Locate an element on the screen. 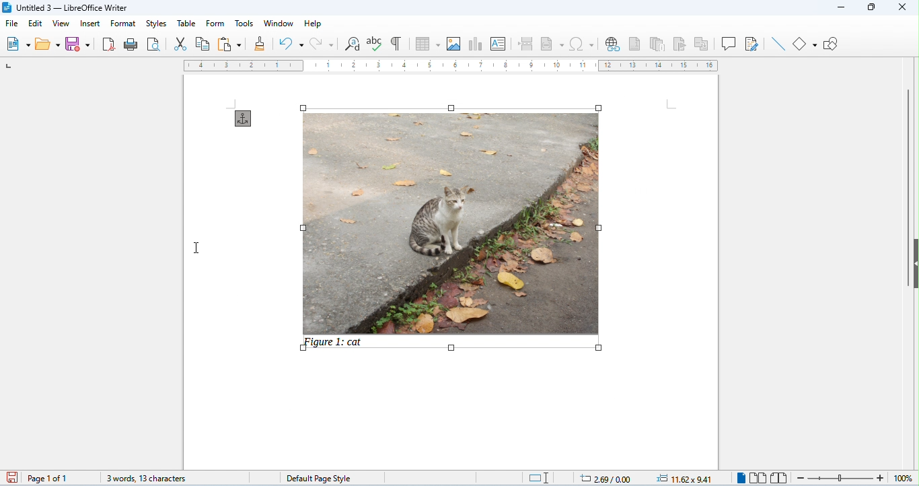 The width and height of the screenshot is (919, 486). toggle formatting marks is located at coordinates (397, 43).